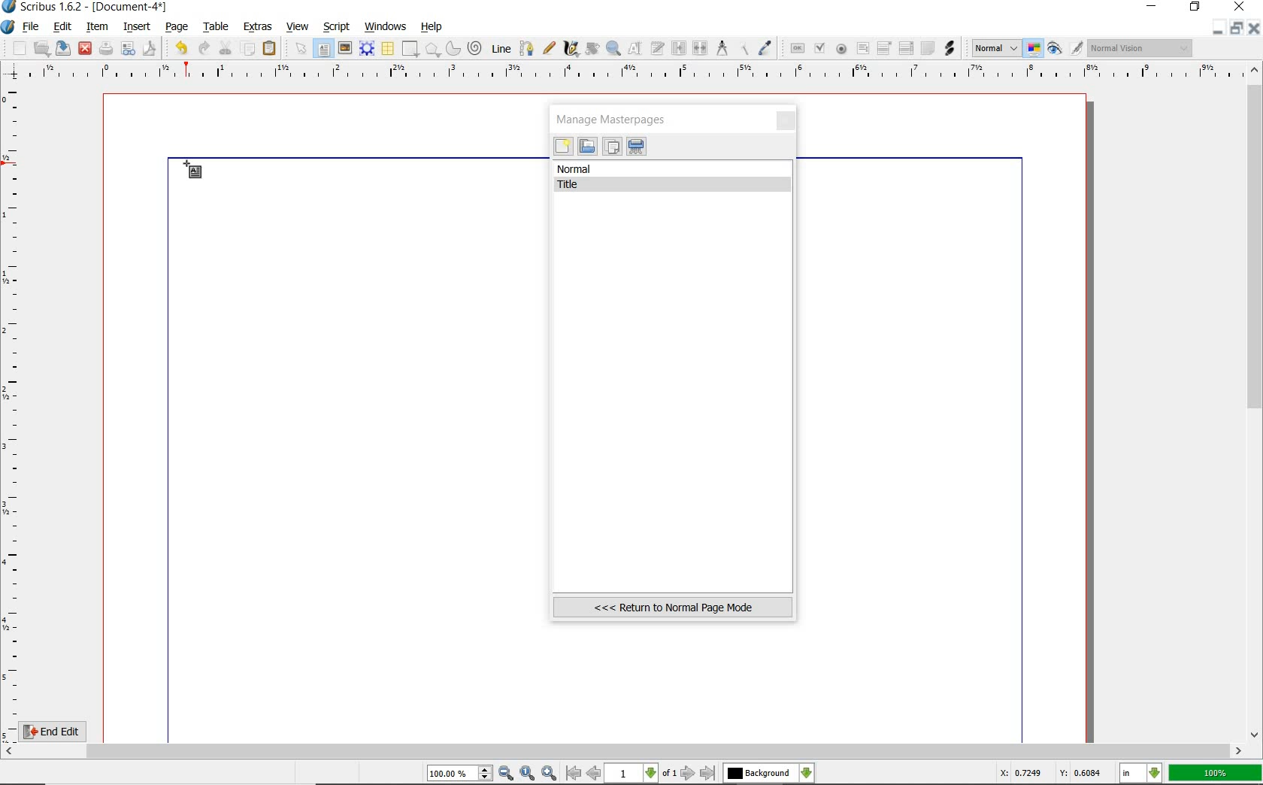 Image resolution: width=1263 pixels, height=785 pixels. I want to click on Background, so click(769, 774).